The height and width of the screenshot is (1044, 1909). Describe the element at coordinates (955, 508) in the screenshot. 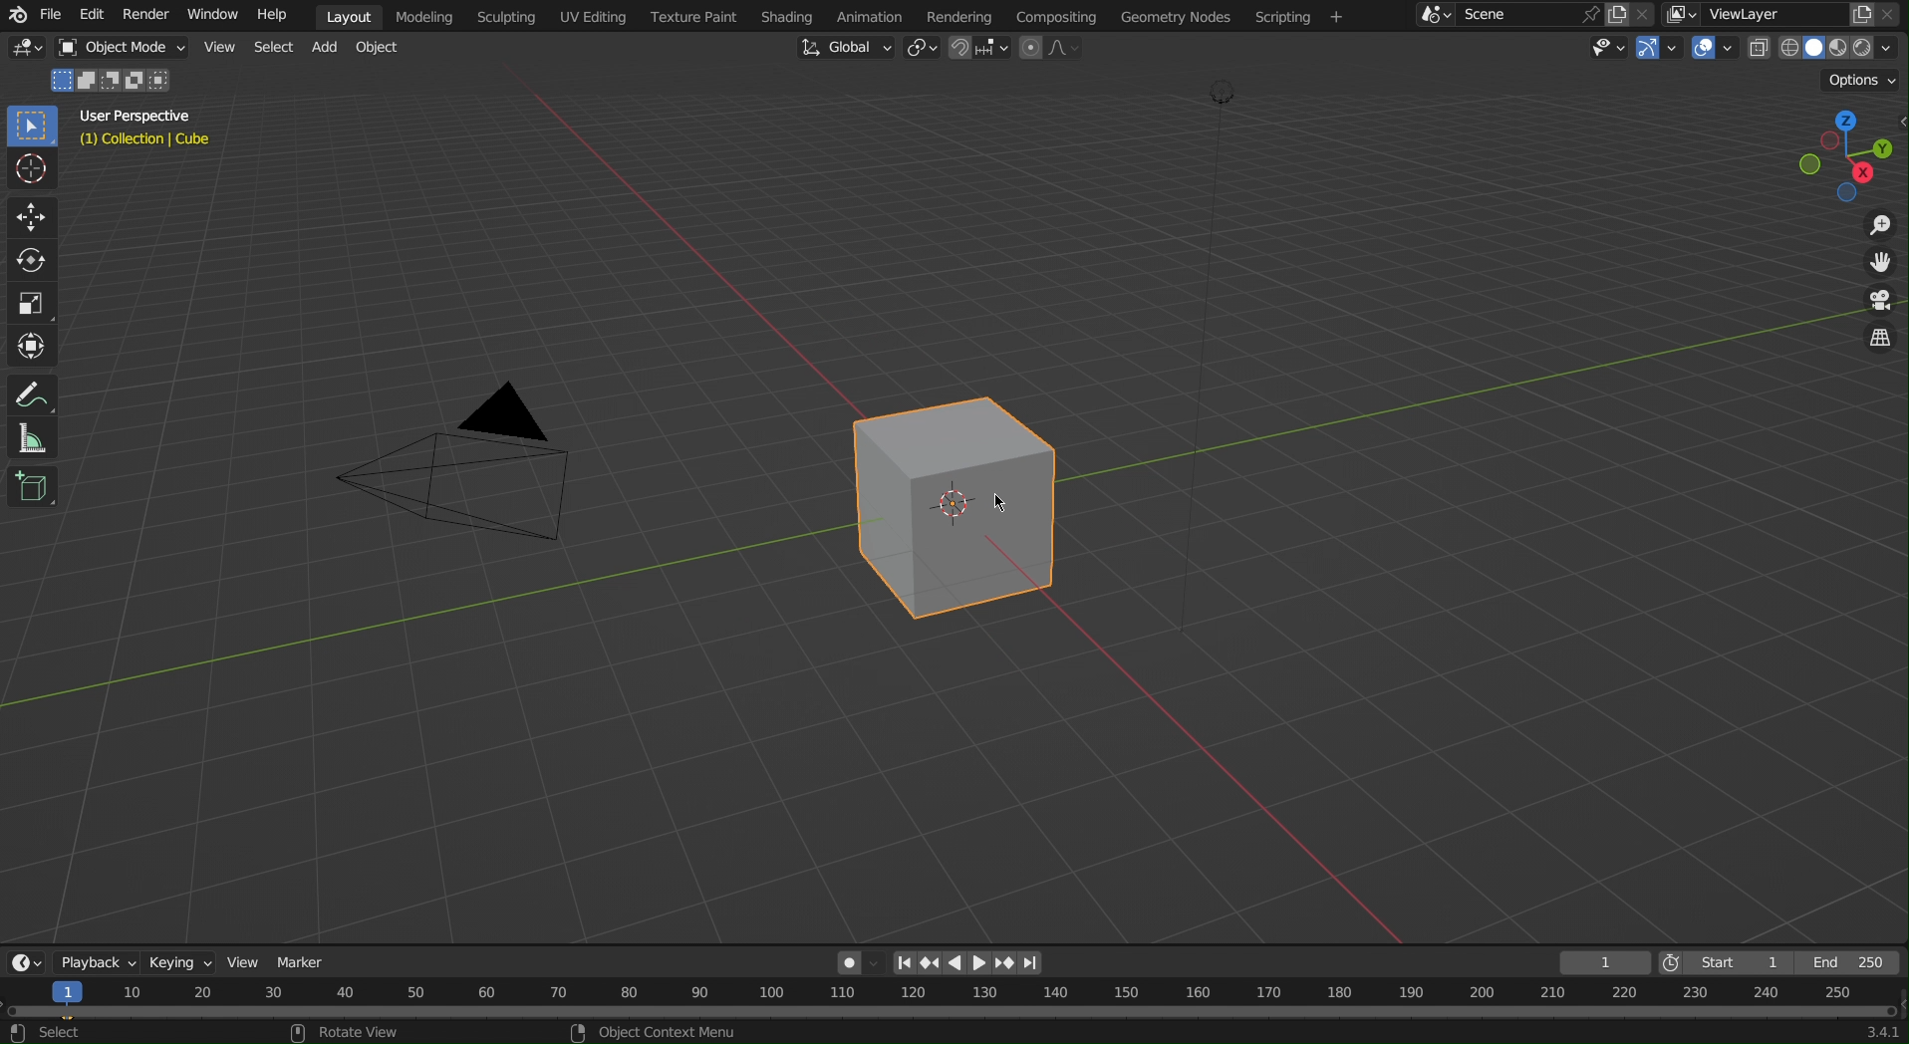

I see `Cube (Keyframe Added)` at that location.